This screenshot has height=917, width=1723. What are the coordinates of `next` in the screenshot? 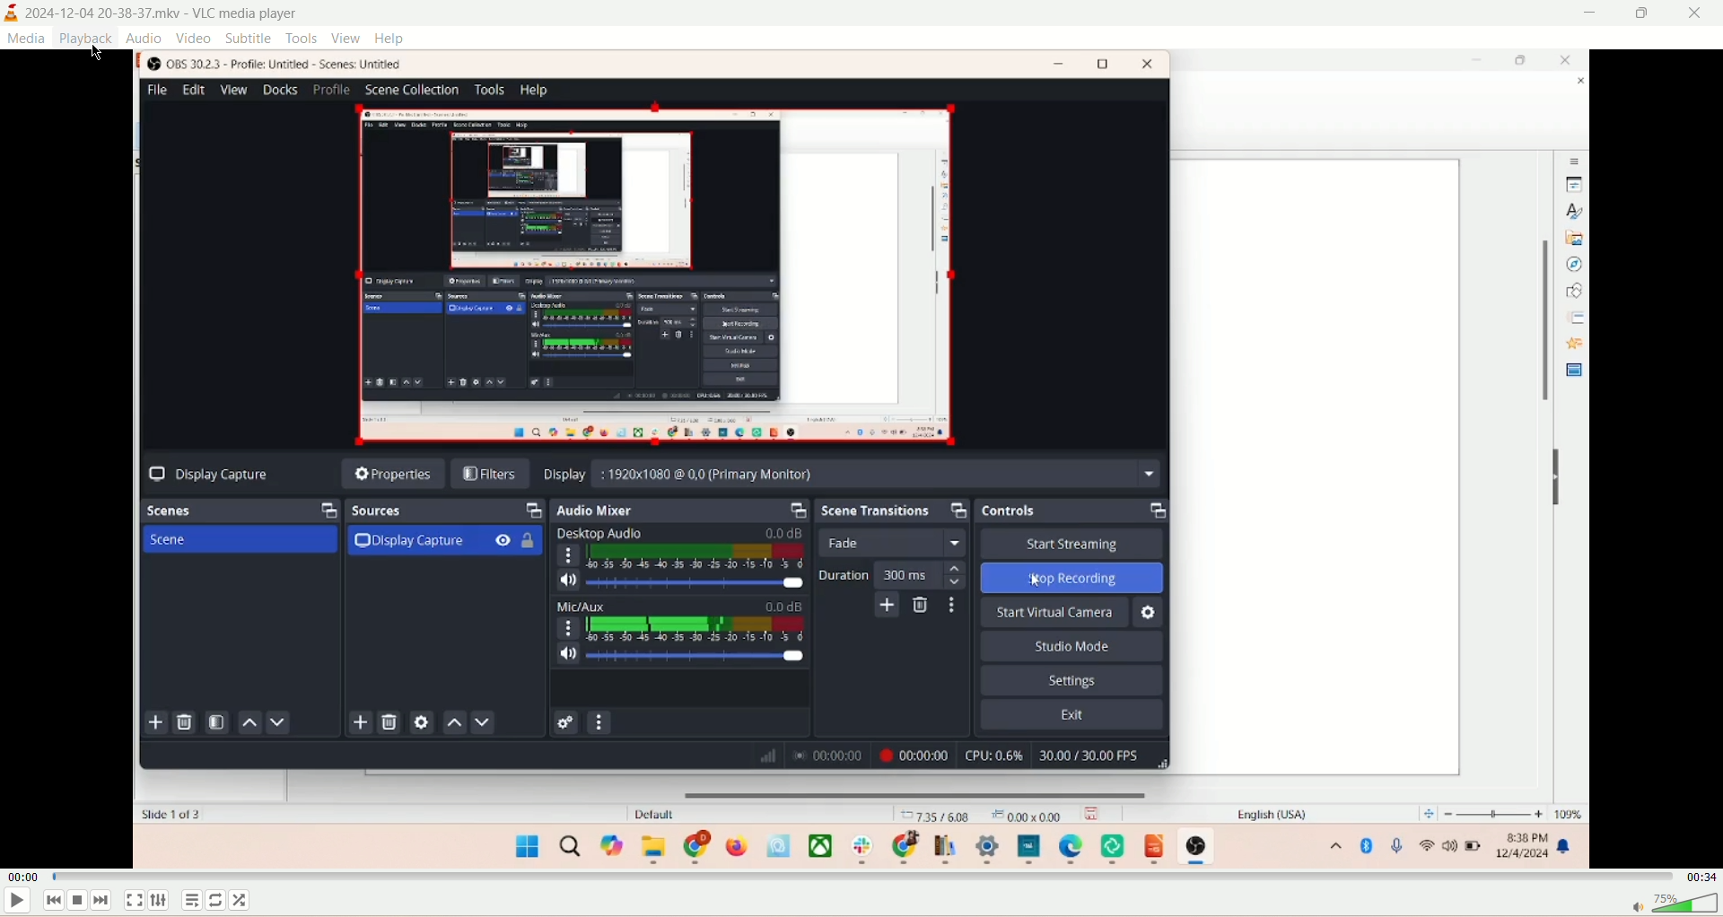 It's located at (103, 901).